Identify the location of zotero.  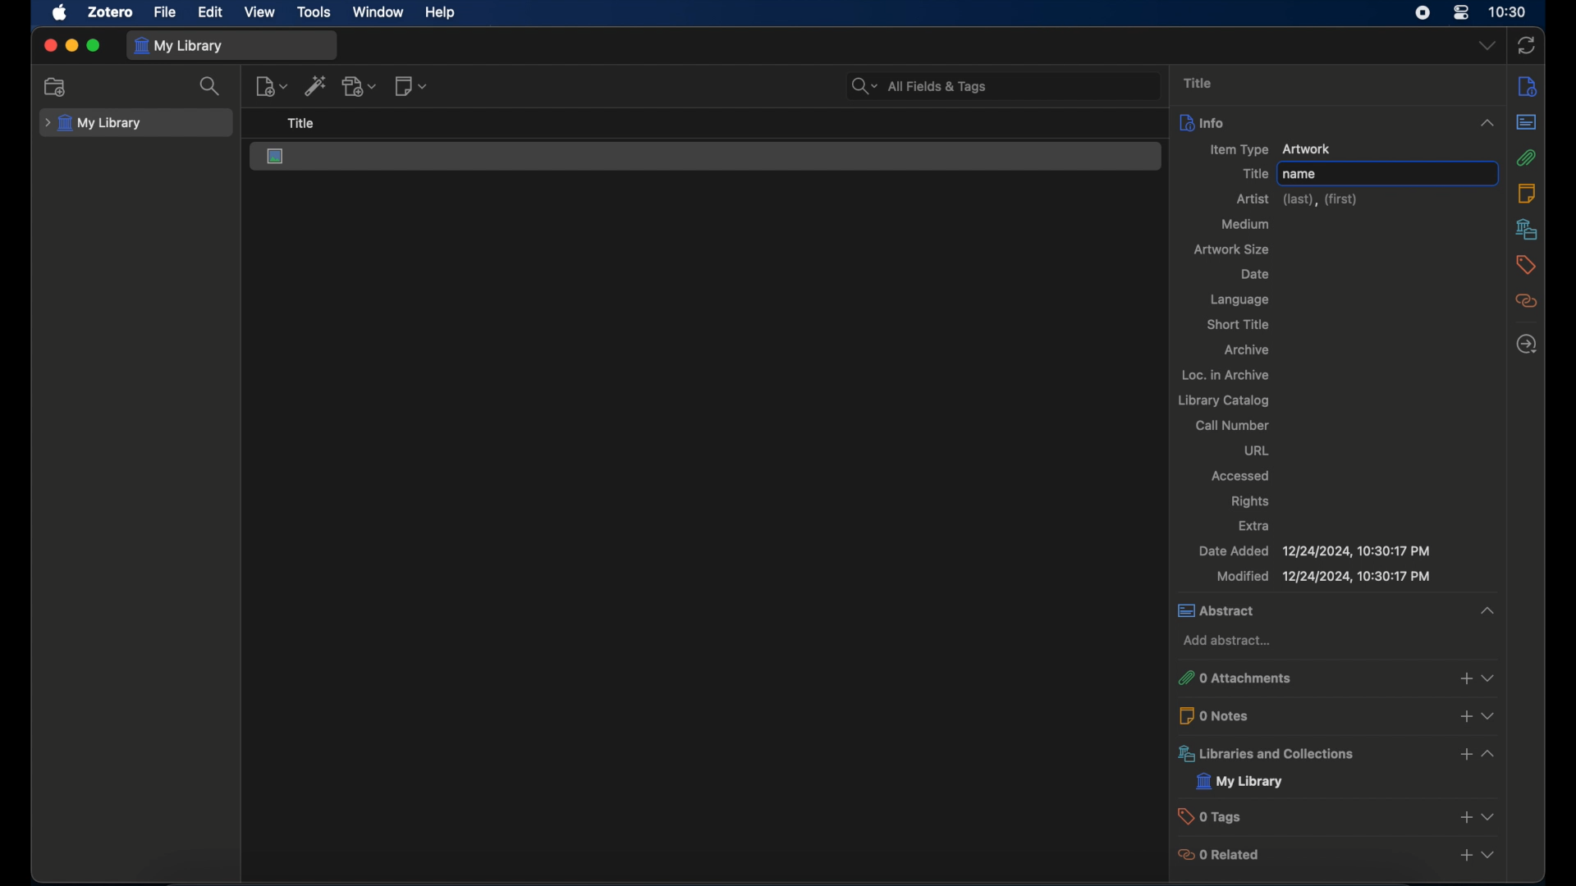
(110, 12).